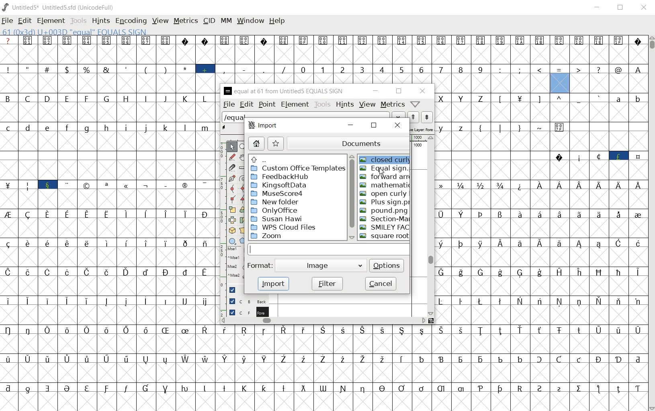 This screenshot has width=655, height=411. What do you see at coordinates (385, 177) in the screenshot?
I see `FORWARD` at bounding box center [385, 177].